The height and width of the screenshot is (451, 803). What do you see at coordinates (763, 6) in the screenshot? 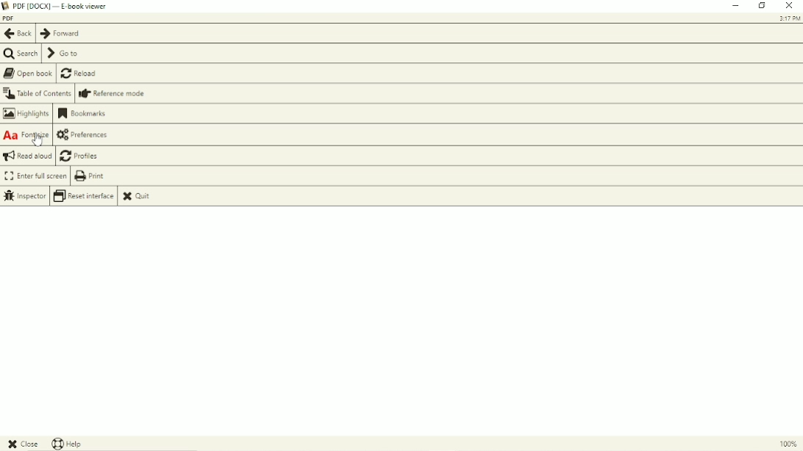
I see `Restore down` at bounding box center [763, 6].